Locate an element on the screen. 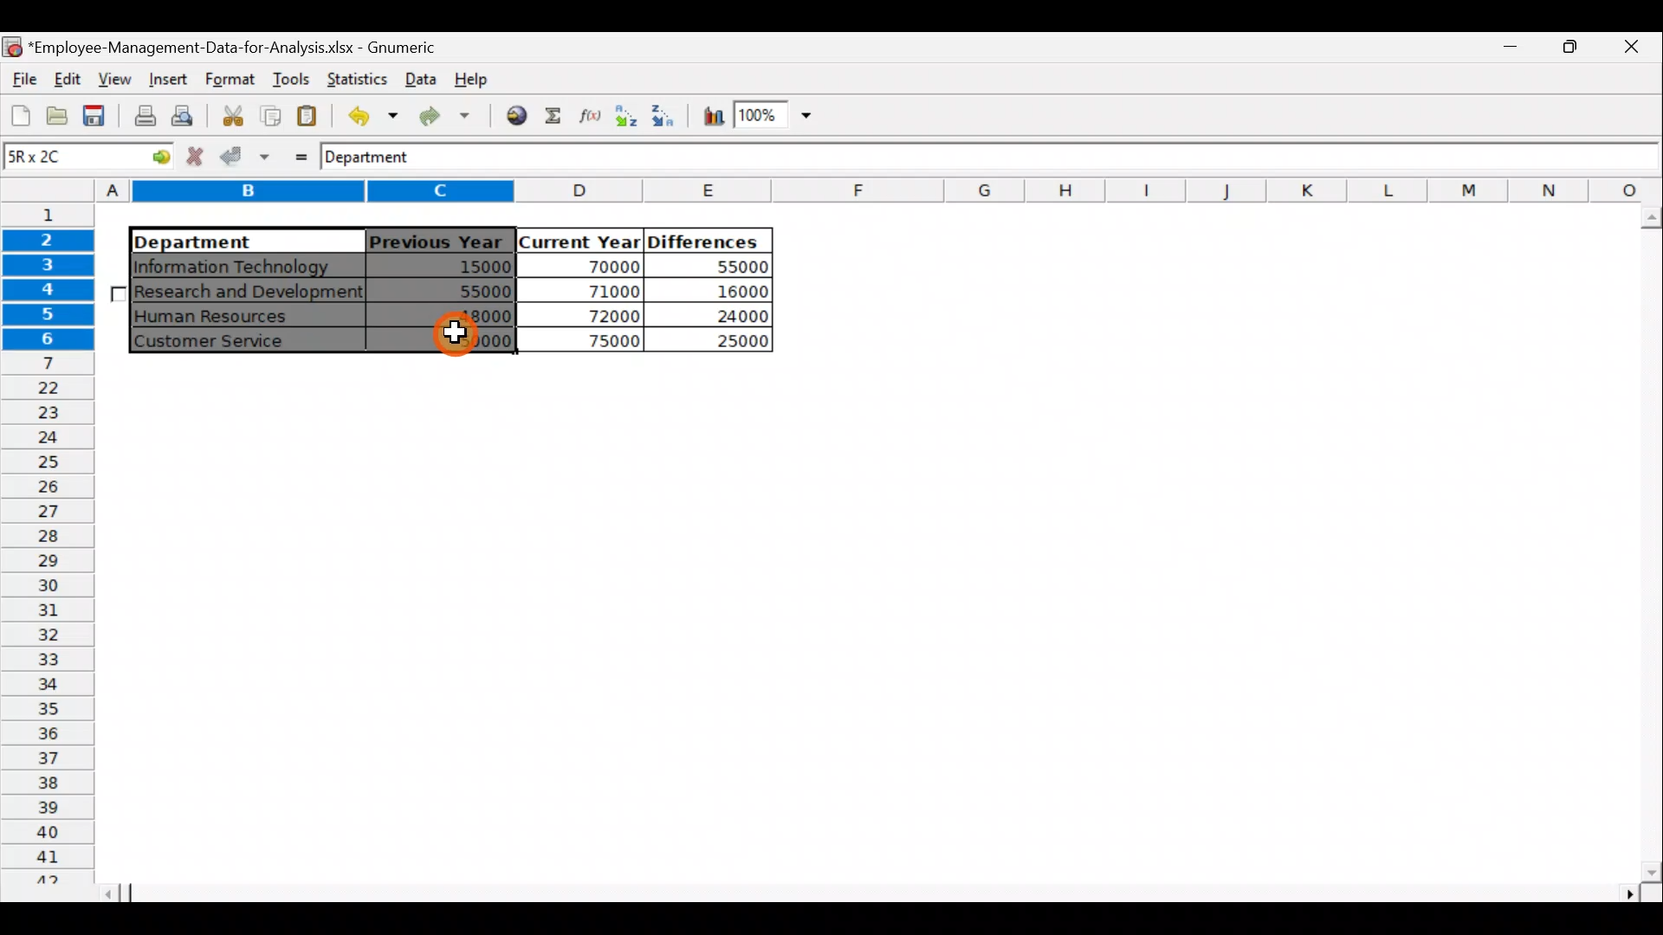 The image size is (1663, 935). 70000 is located at coordinates (598, 266).